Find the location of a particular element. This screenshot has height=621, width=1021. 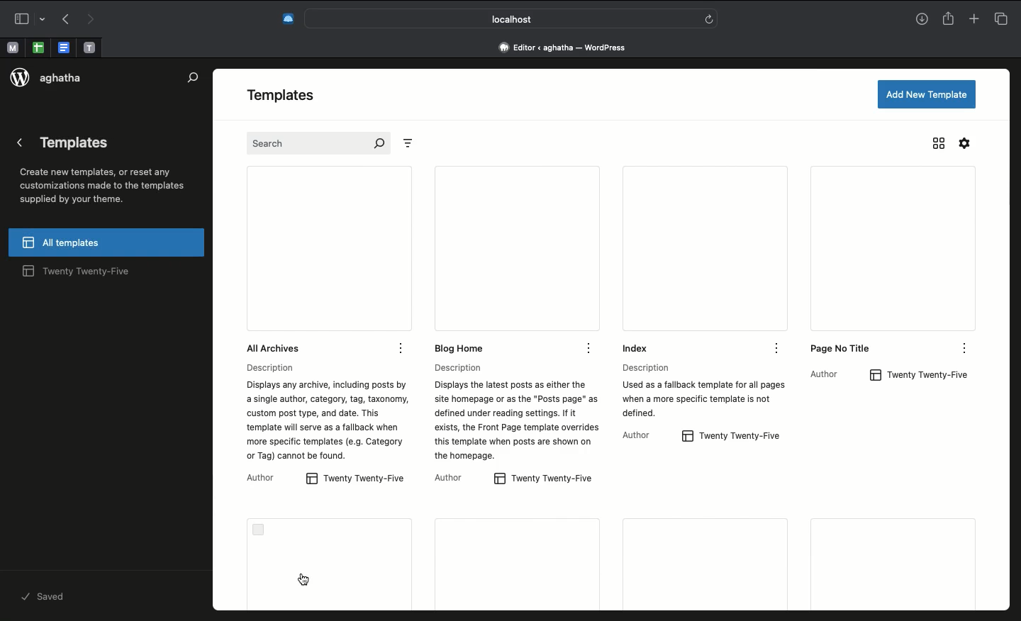

Search is located at coordinates (319, 142).